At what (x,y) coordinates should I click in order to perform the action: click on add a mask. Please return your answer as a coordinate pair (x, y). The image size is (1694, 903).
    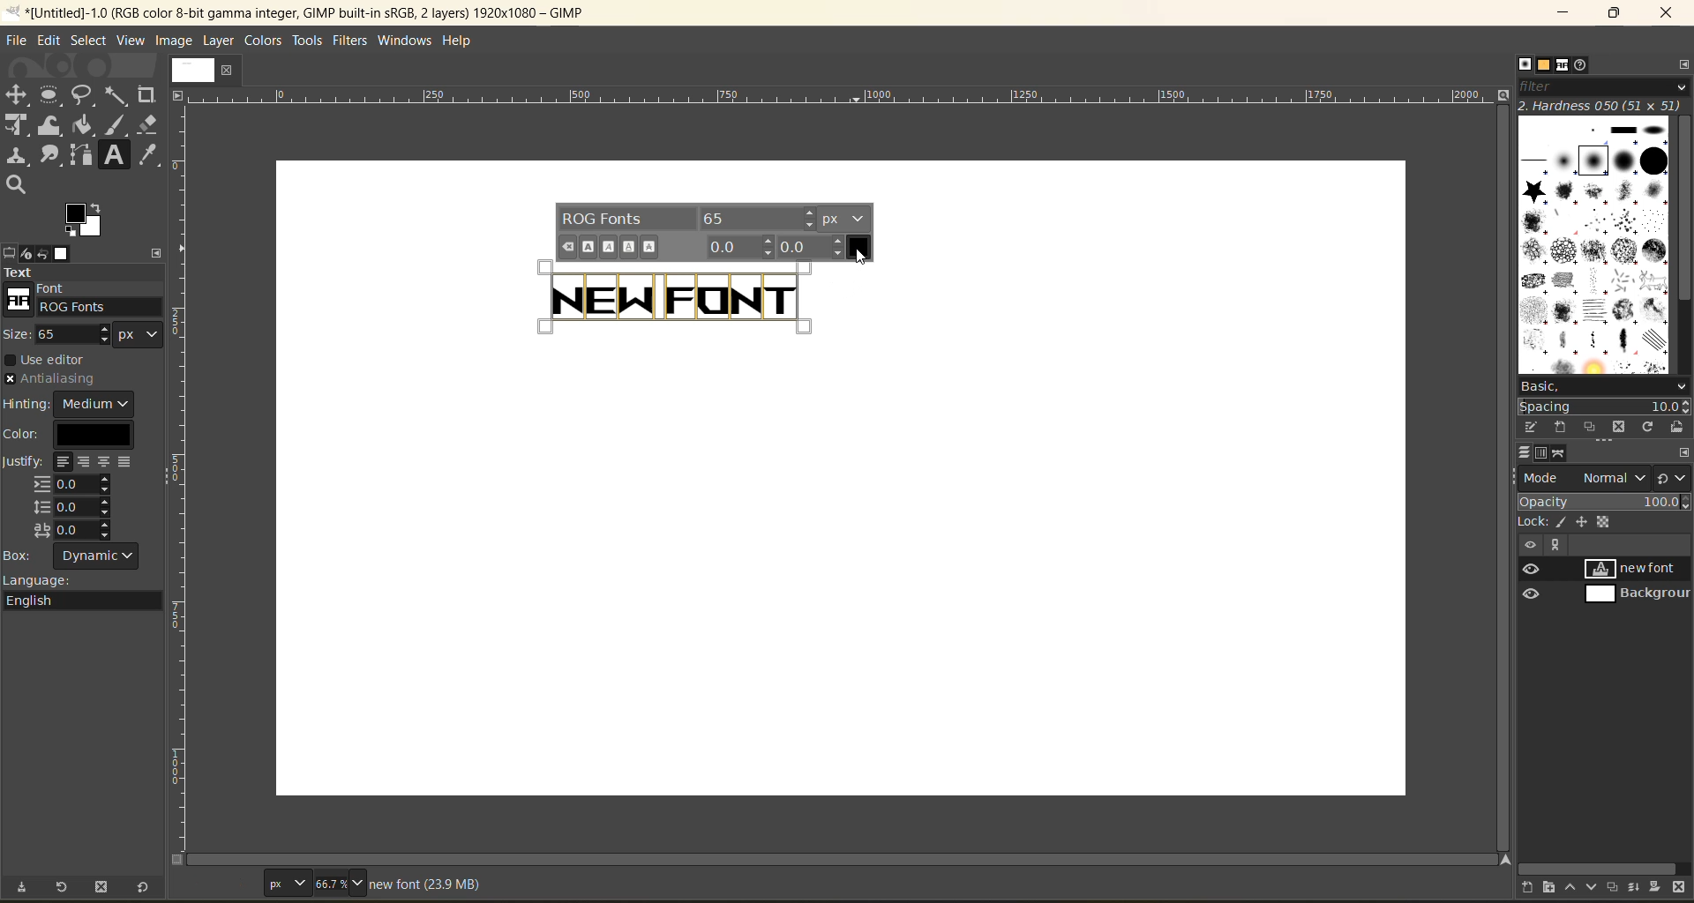
    Looking at the image, I should click on (1657, 885).